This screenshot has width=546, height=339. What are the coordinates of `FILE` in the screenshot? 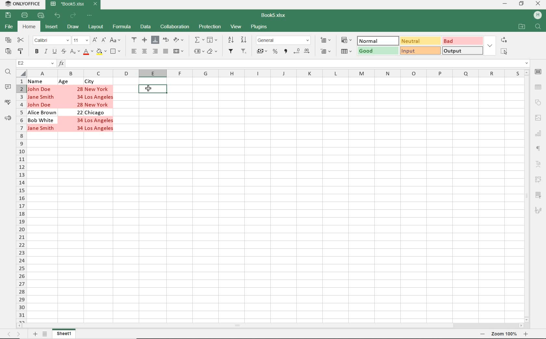 It's located at (10, 27).